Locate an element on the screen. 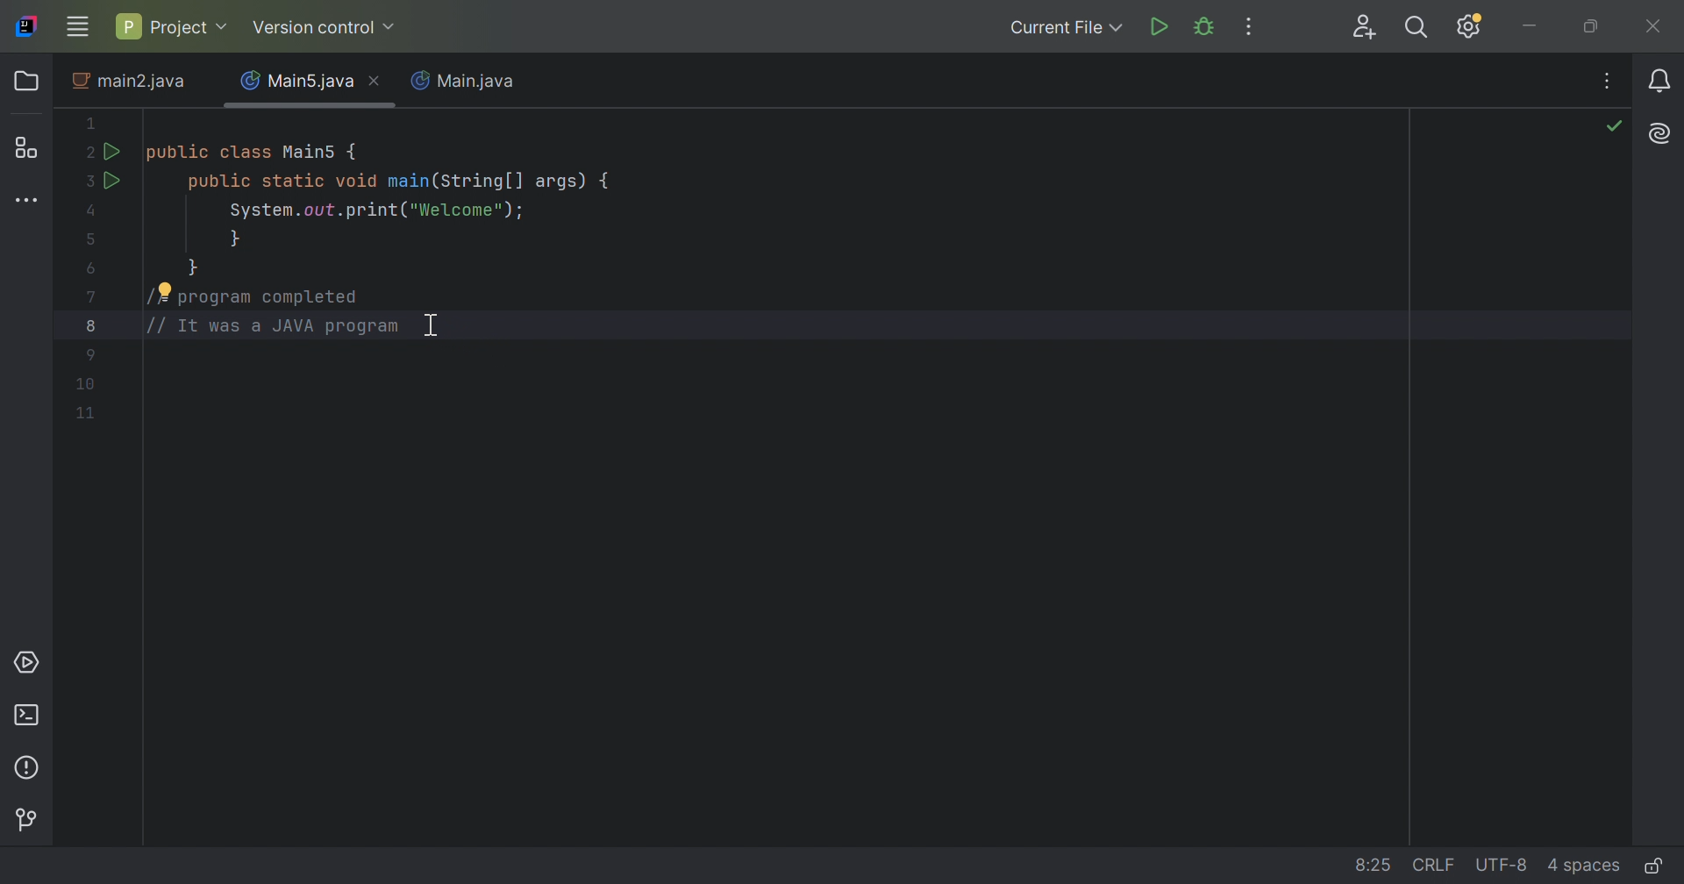 Image resolution: width=1684 pixels, height=884 pixels. 4 spaces(Indent) is located at coordinates (1584, 864).